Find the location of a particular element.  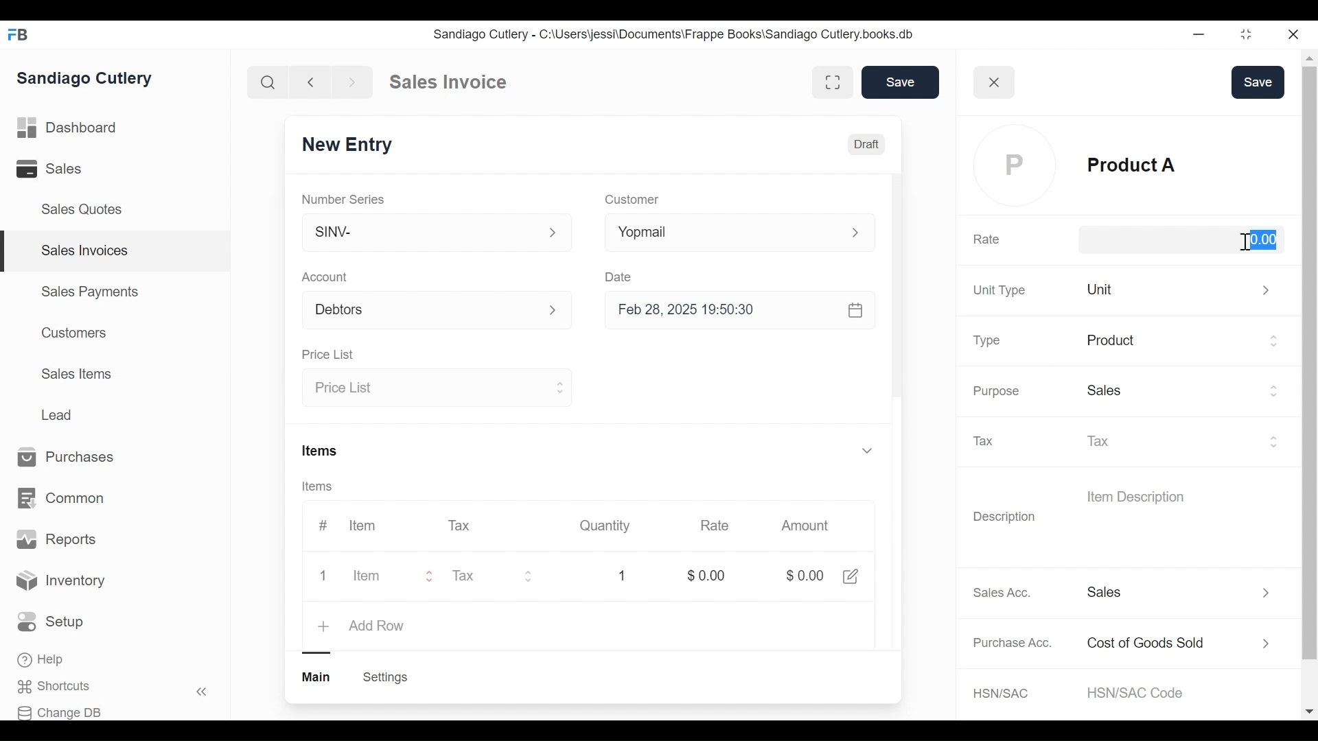

+ add row is located at coordinates (364, 624).